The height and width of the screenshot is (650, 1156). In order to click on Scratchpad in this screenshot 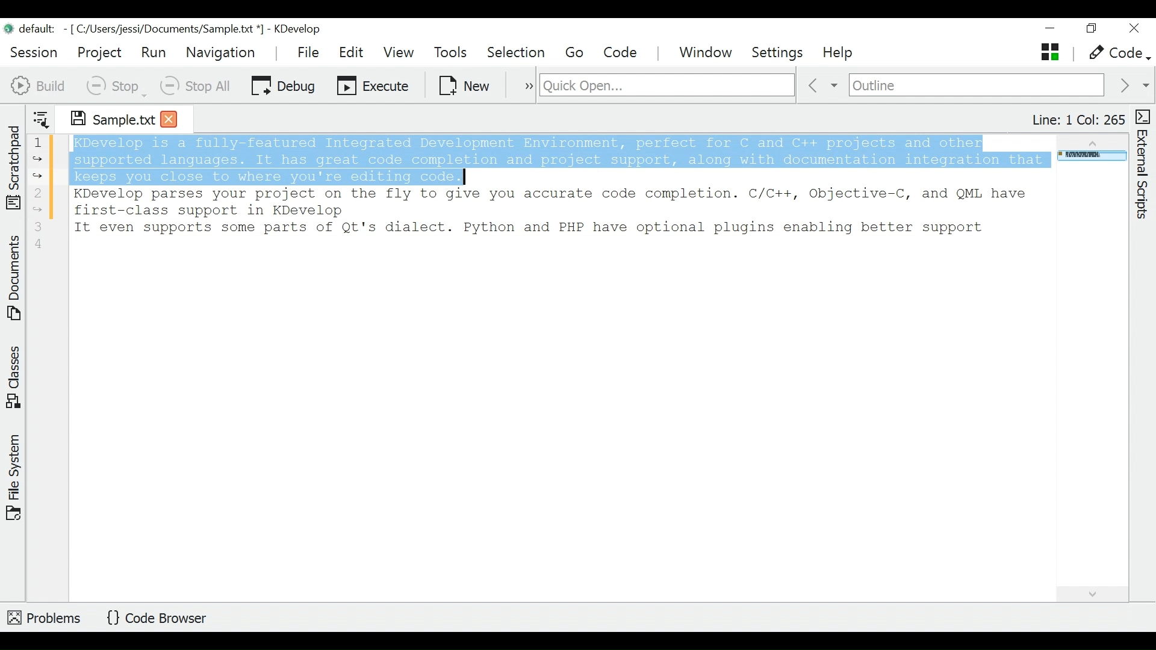, I will do `click(14, 165)`.